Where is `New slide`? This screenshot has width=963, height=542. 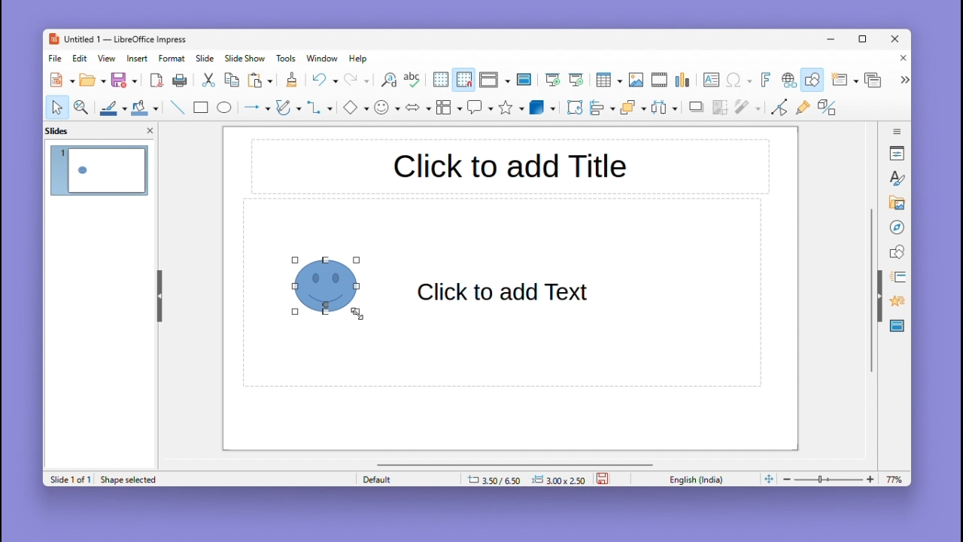 New slide is located at coordinates (844, 81).